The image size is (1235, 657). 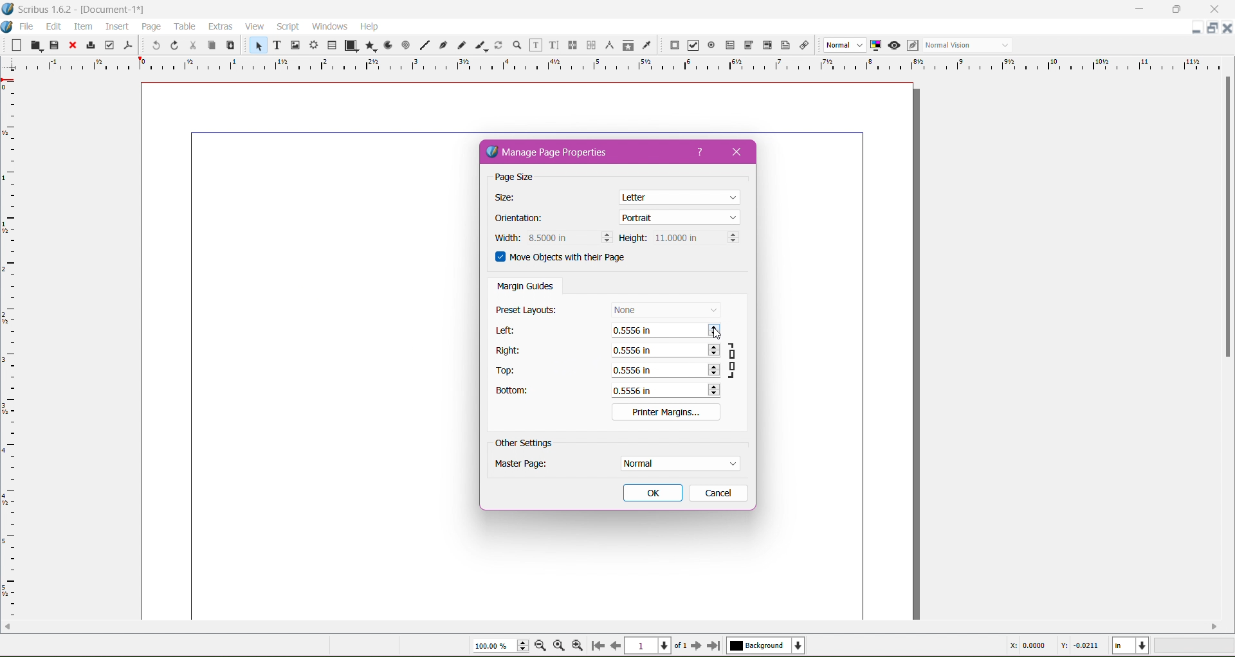 I want to click on Link Text Frames, so click(x=571, y=45).